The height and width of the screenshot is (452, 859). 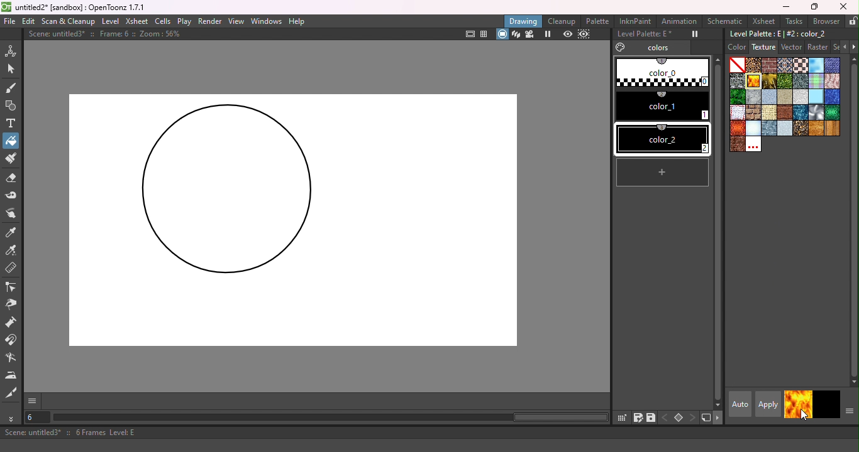 I want to click on next key, so click(x=693, y=418).